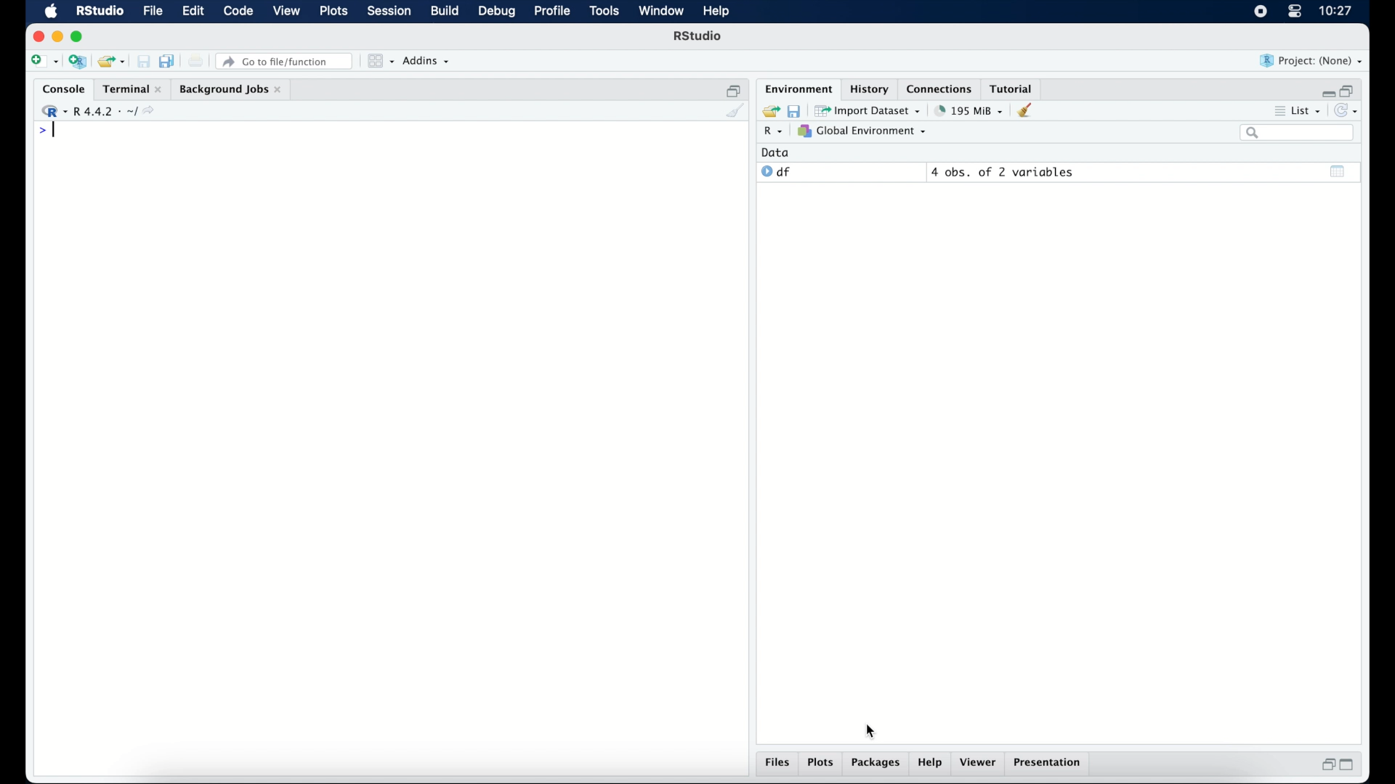 This screenshot has width=1395, height=784. Describe the element at coordinates (1003, 172) in the screenshot. I see `4 obs, of 2 variables` at that location.